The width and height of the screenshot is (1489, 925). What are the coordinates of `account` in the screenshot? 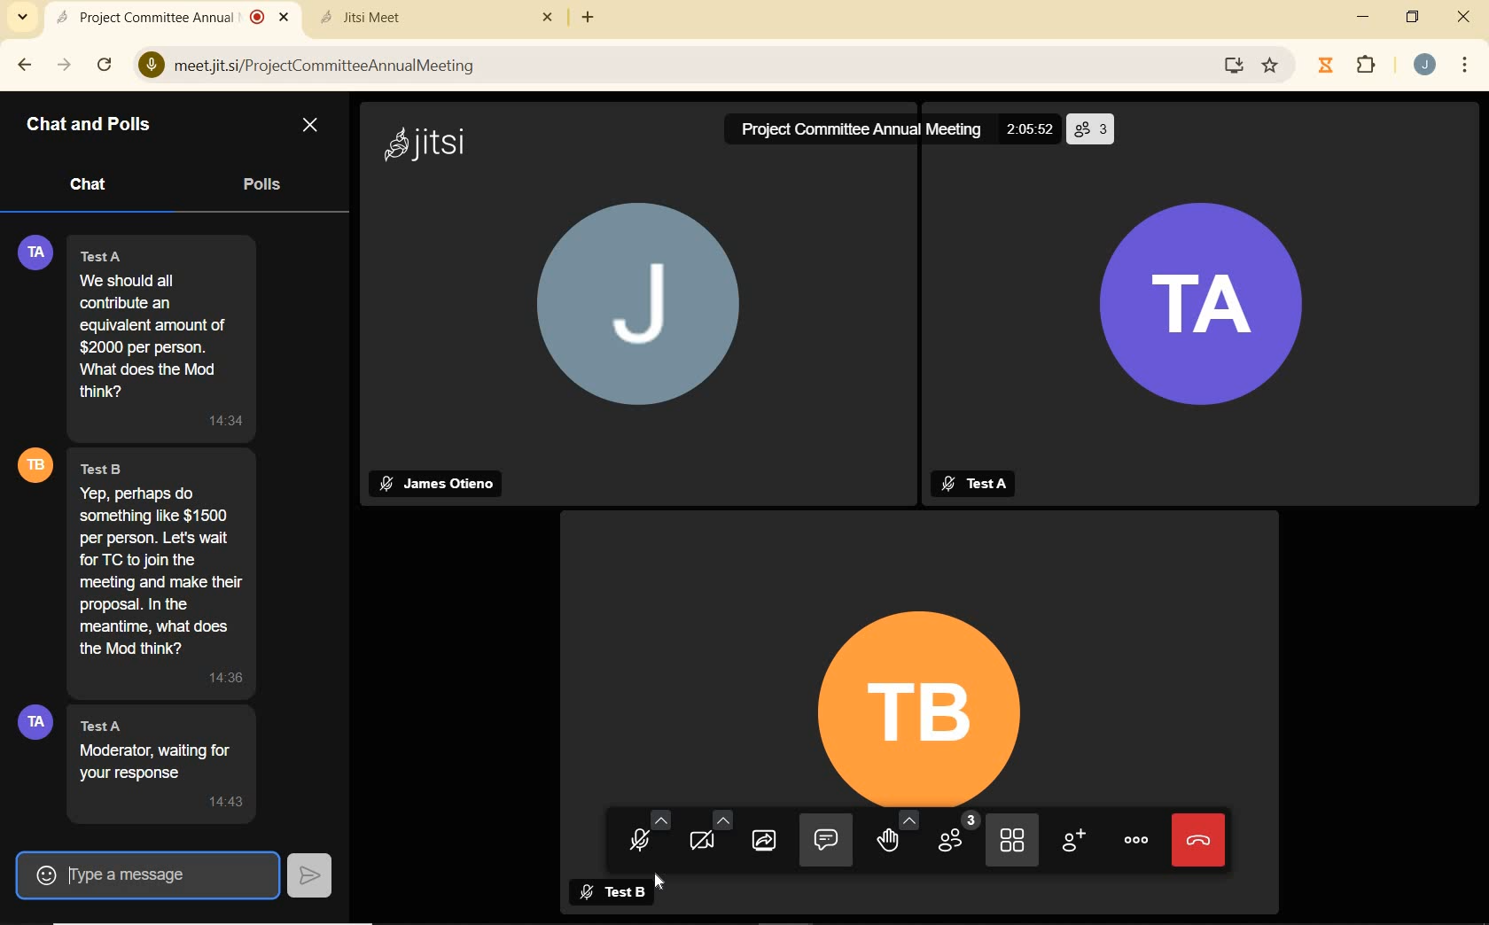 It's located at (1422, 64).